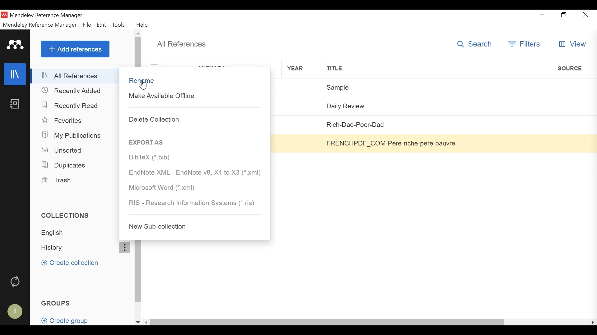 The height and width of the screenshot is (335, 597). I want to click on Alll References, so click(70, 76).